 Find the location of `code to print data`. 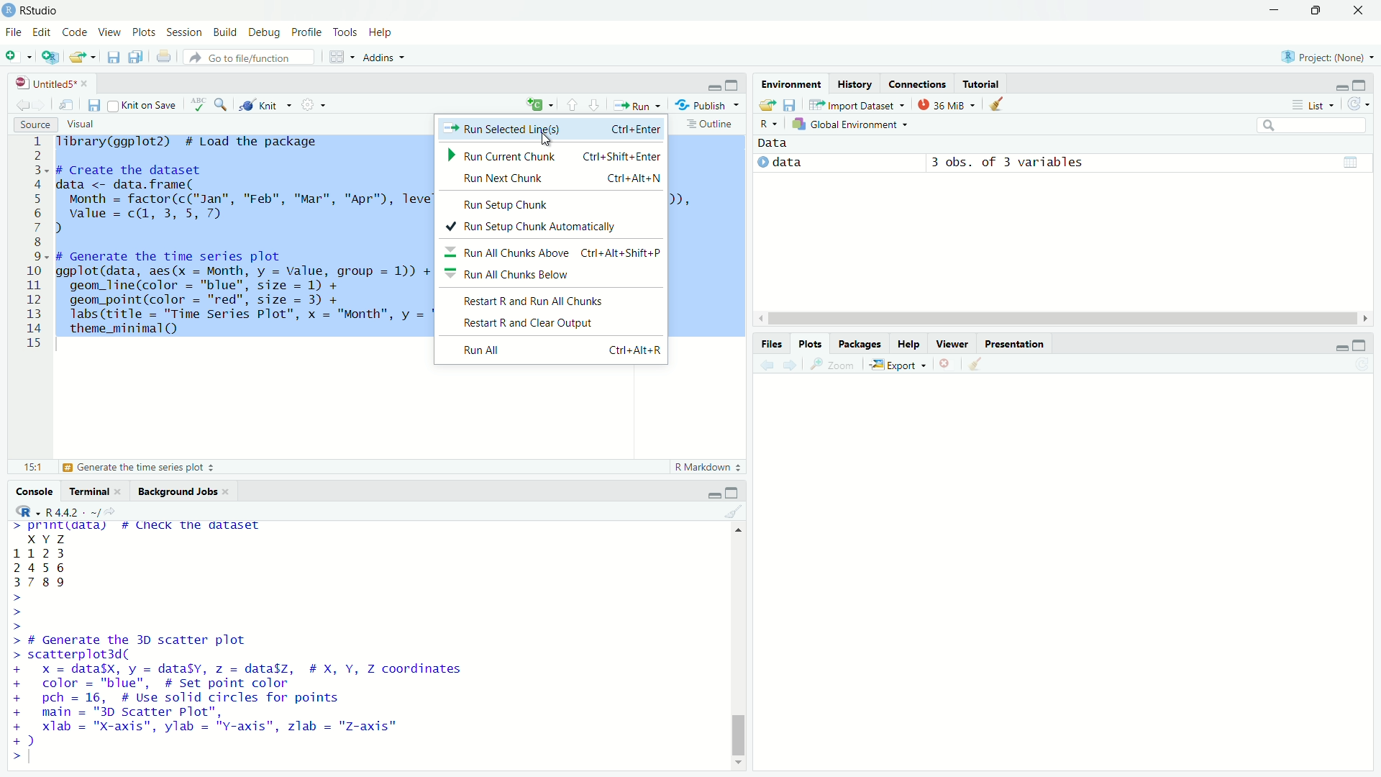

code to print data is located at coordinates (142, 527).